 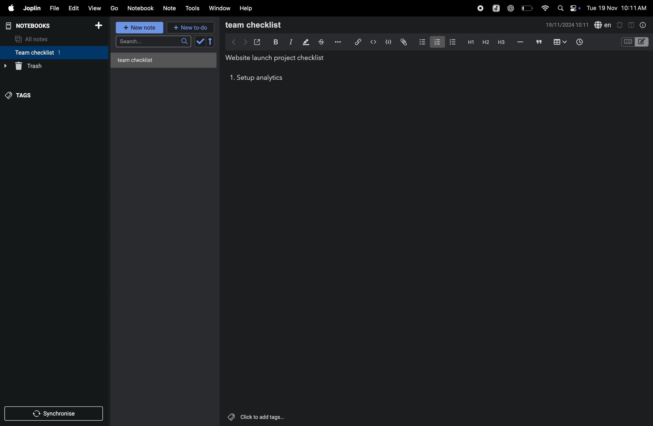 What do you see at coordinates (559, 42) in the screenshot?
I see `table` at bounding box center [559, 42].